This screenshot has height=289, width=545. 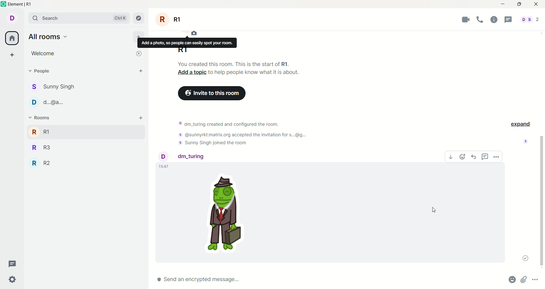 What do you see at coordinates (466, 19) in the screenshot?
I see `video call` at bounding box center [466, 19].